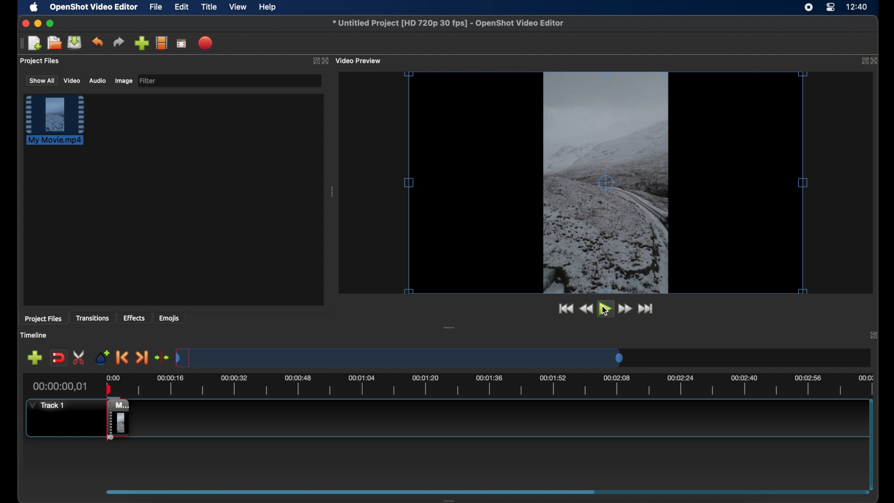 Image resolution: width=894 pixels, height=503 pixels. I want to click on expand, so click(314, 62).